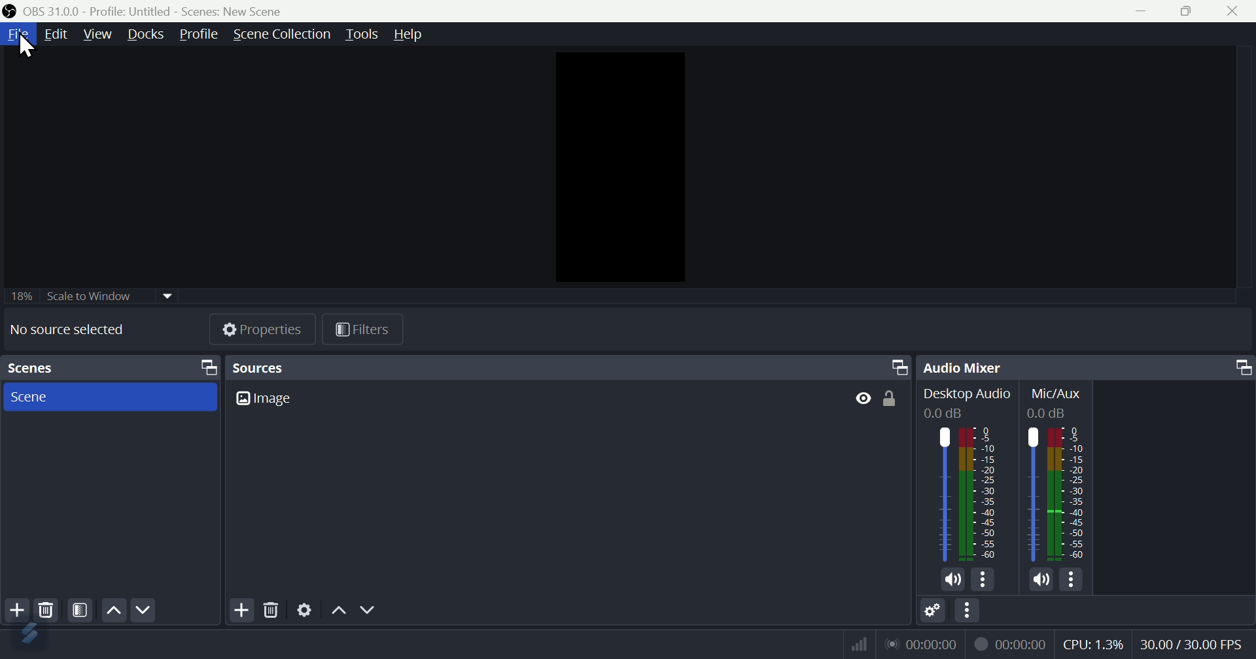 This screenshot has width=1256, height=659. What do you see at coordinates (303, 611) in the screenshot?
I see `Settings` at bounding box center [303, 611].